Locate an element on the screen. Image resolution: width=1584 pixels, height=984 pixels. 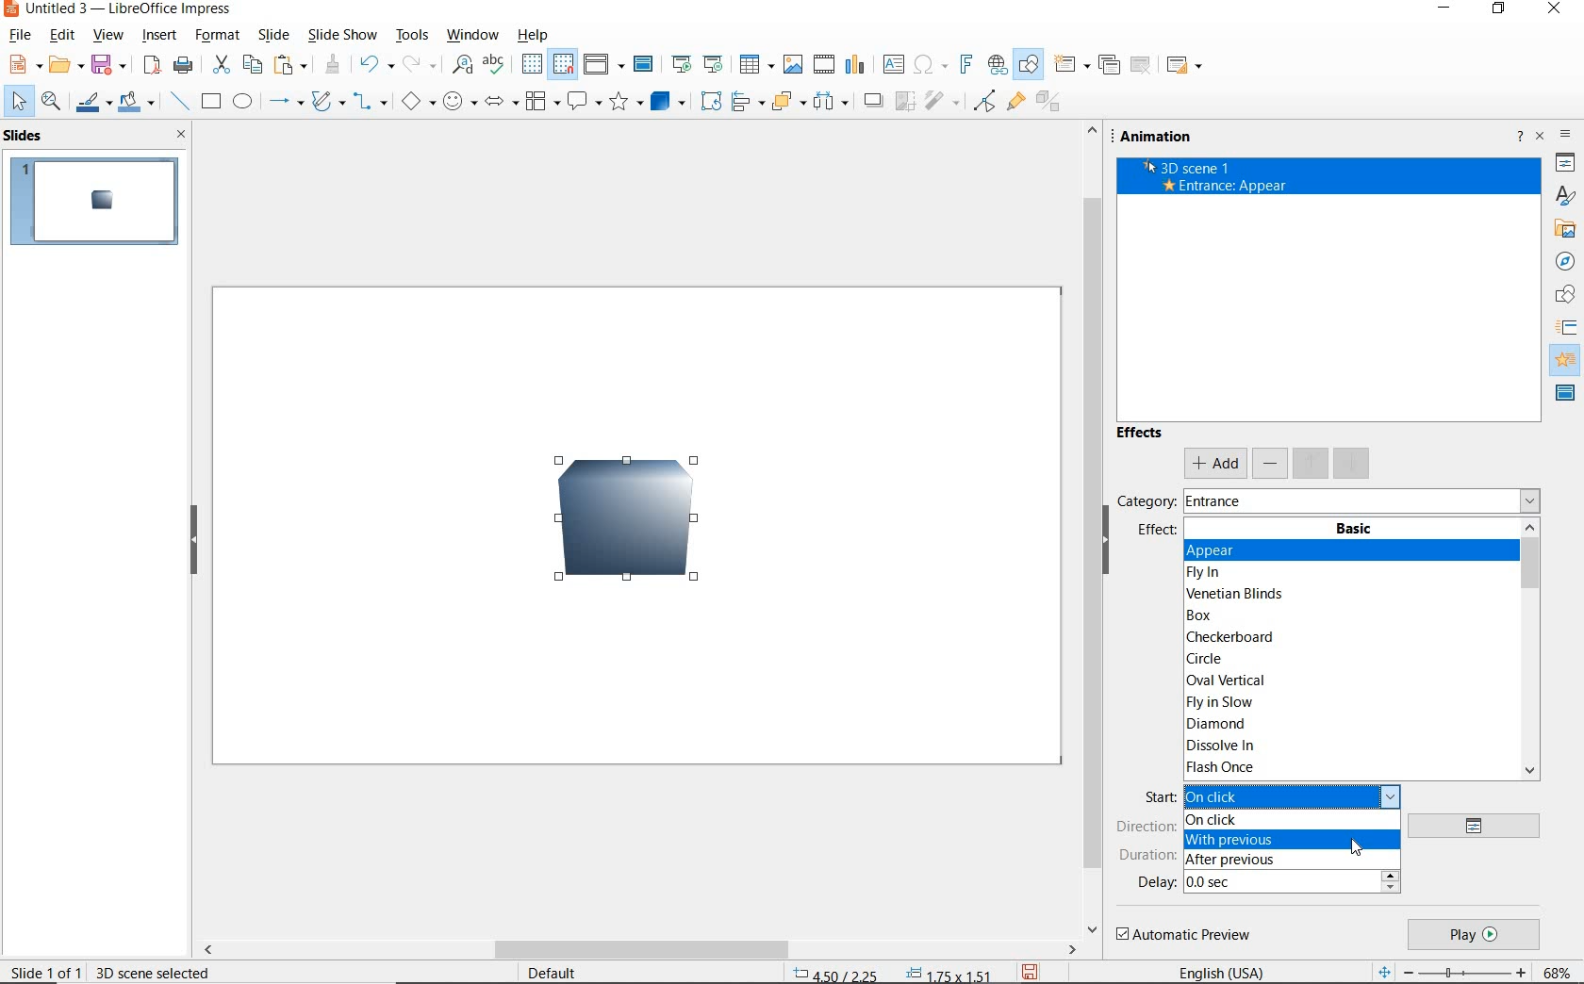
insert fontwork text is located at coordinates (965, 65).